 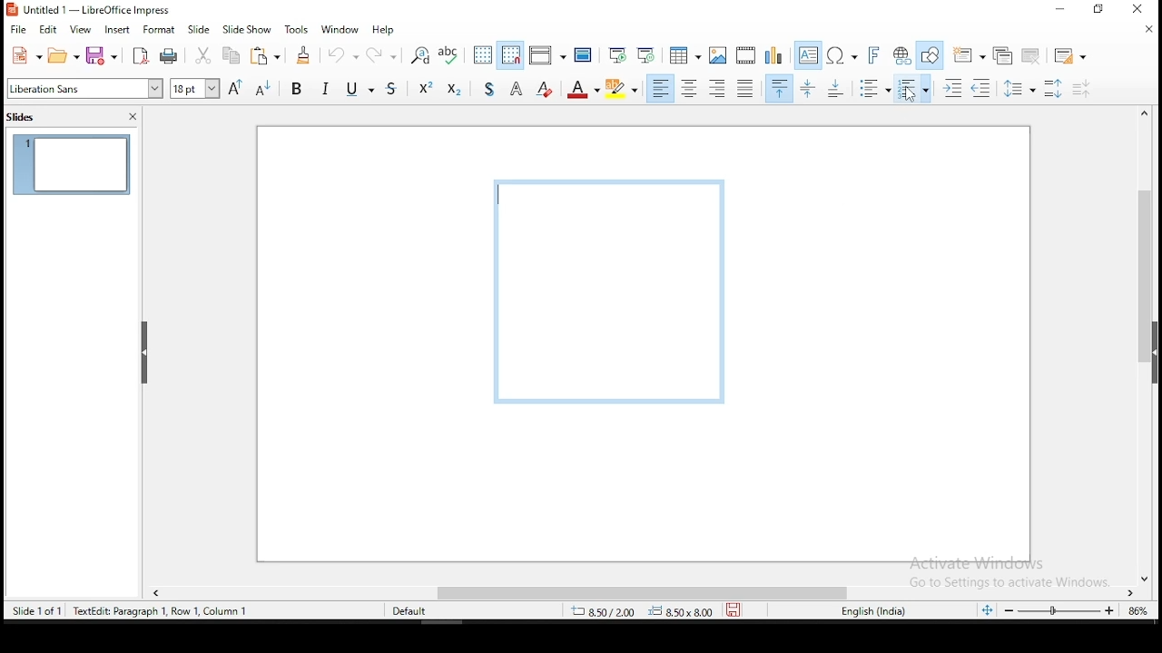 I want to click on insert hyperlink, so click(x=901, y=54).